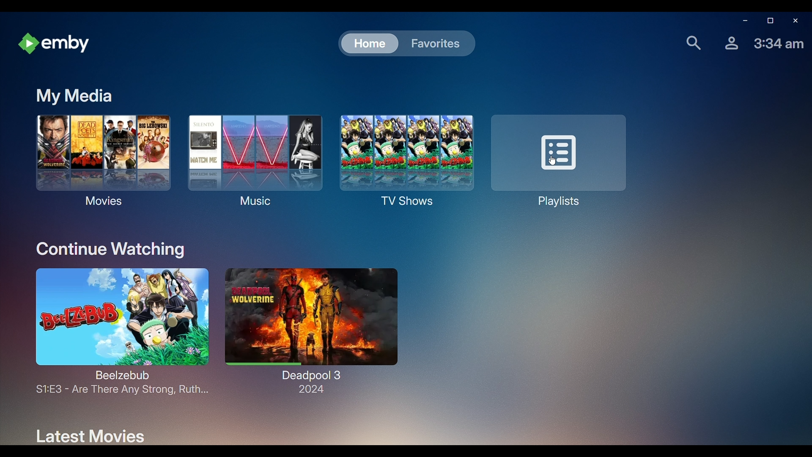 This screenshot has width=812, height=457. What do you see at coordinates (110, 248) in the screenshot?
I see `Continue Watching` at bounding box center [110, 248].